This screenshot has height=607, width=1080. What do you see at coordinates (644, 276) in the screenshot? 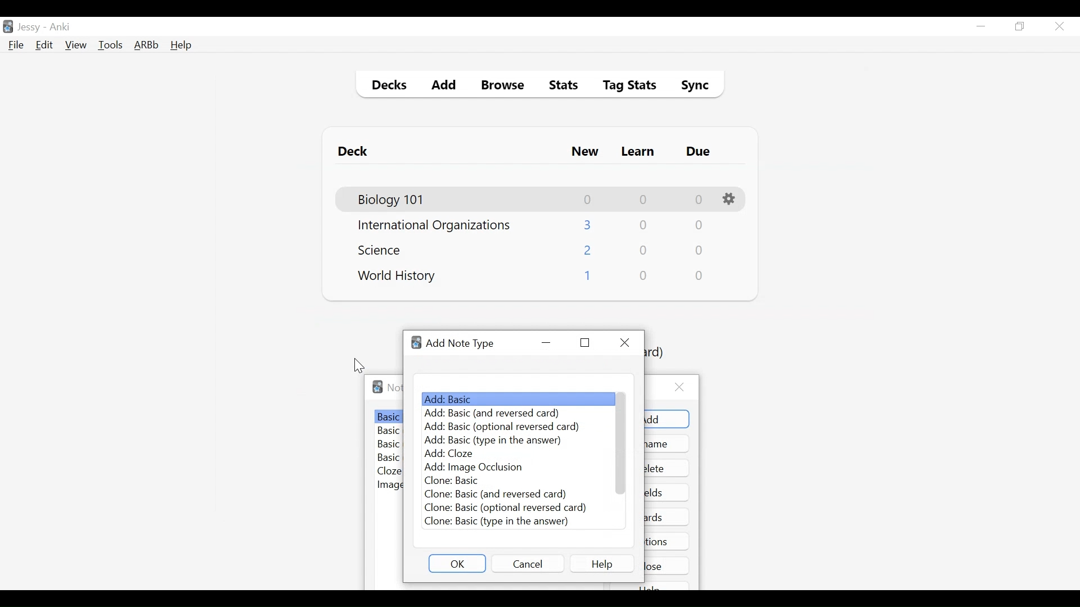
I see `` at bounding box center [644, 276].